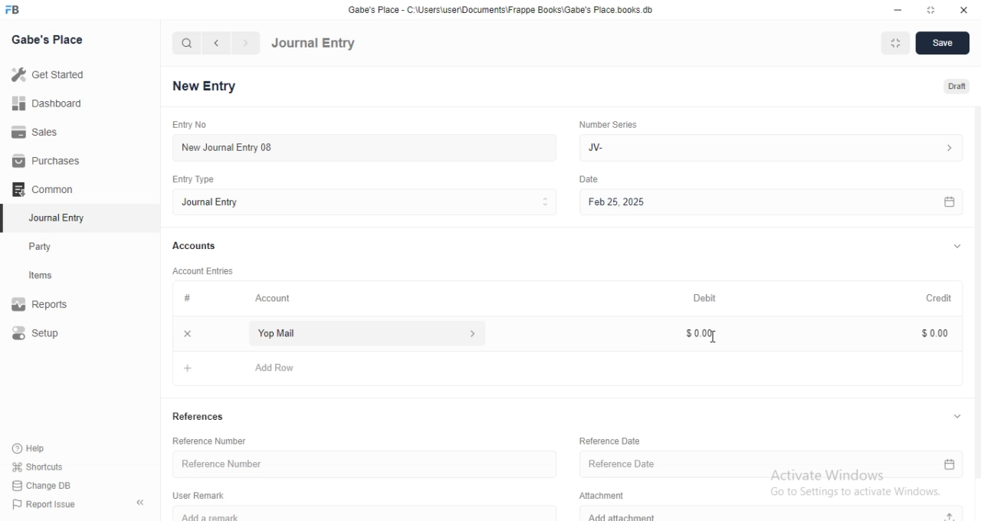  What do you see at coordinates (44, 161) in the screenshot?
I see `Purchases` at bounding box center [44, 161].